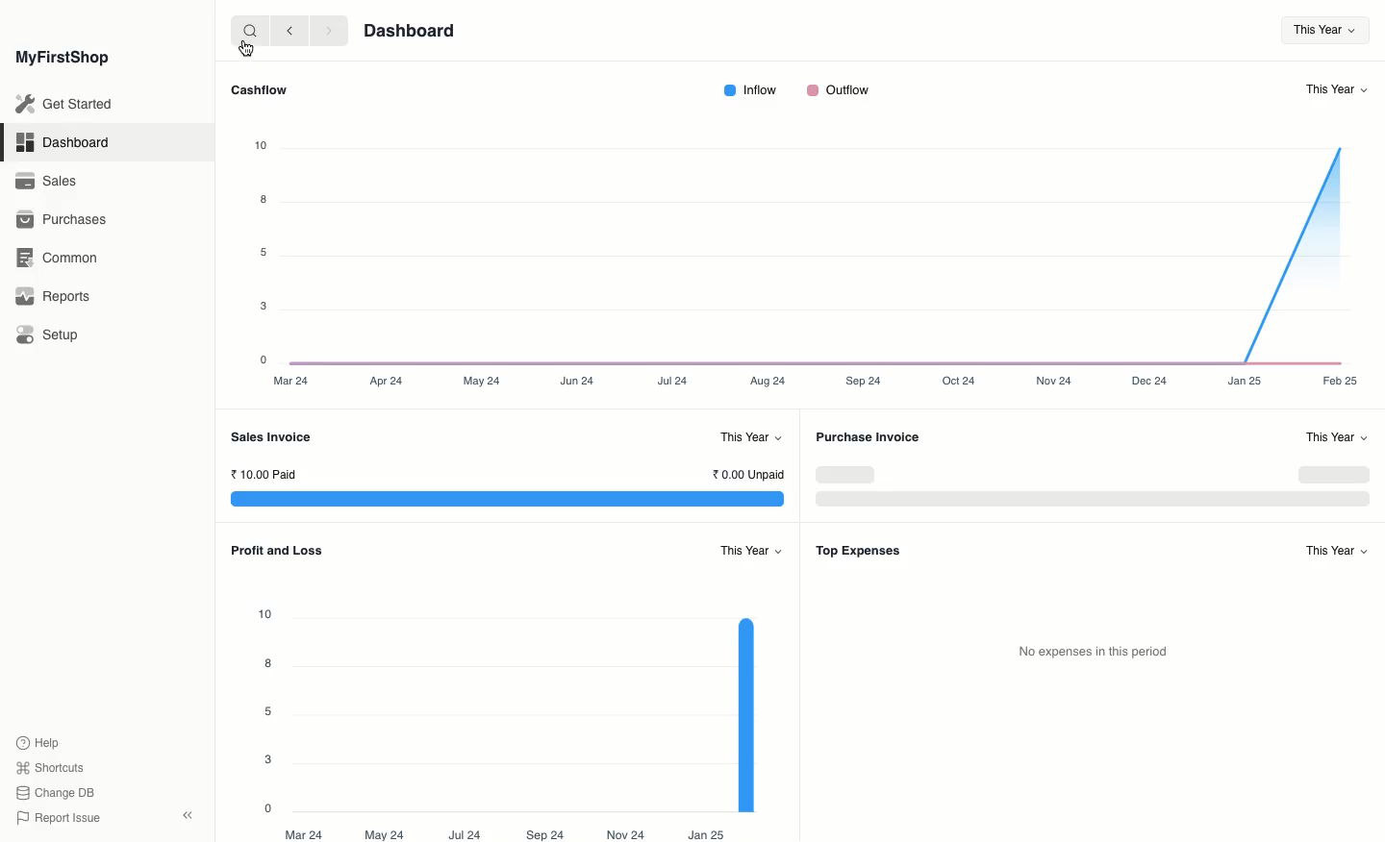 The image size is (1385, 842). Describe the element at coordinates (823, 250) in the screenshot. I see `graph` at that location.